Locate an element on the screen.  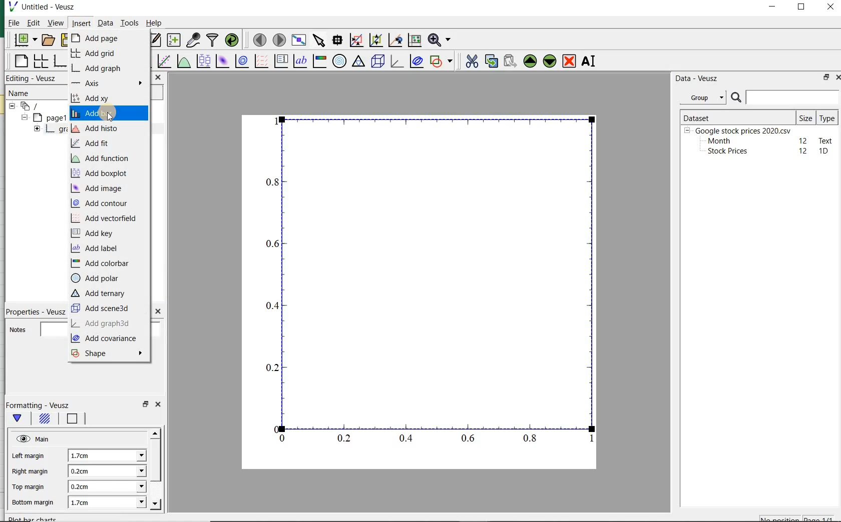
Stock prices is located at coordinates (723, 151).